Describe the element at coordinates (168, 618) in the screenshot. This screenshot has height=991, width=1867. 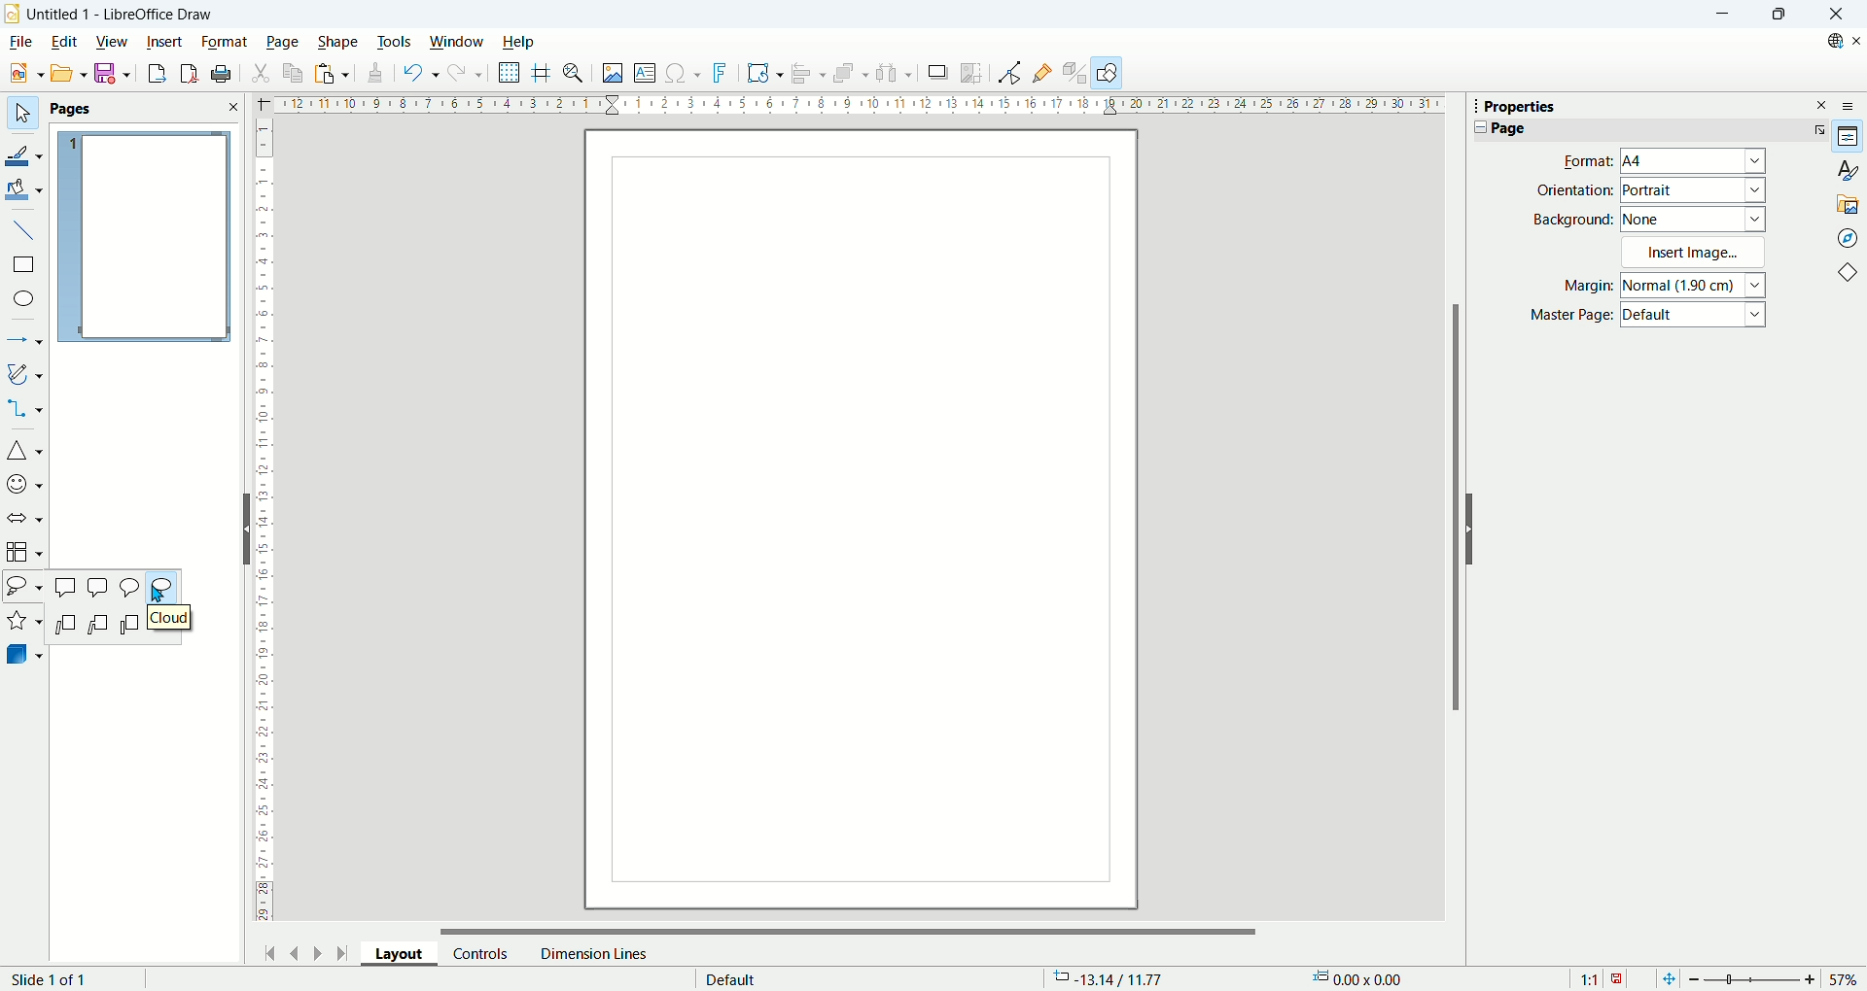
I see `Cloud` at that location.